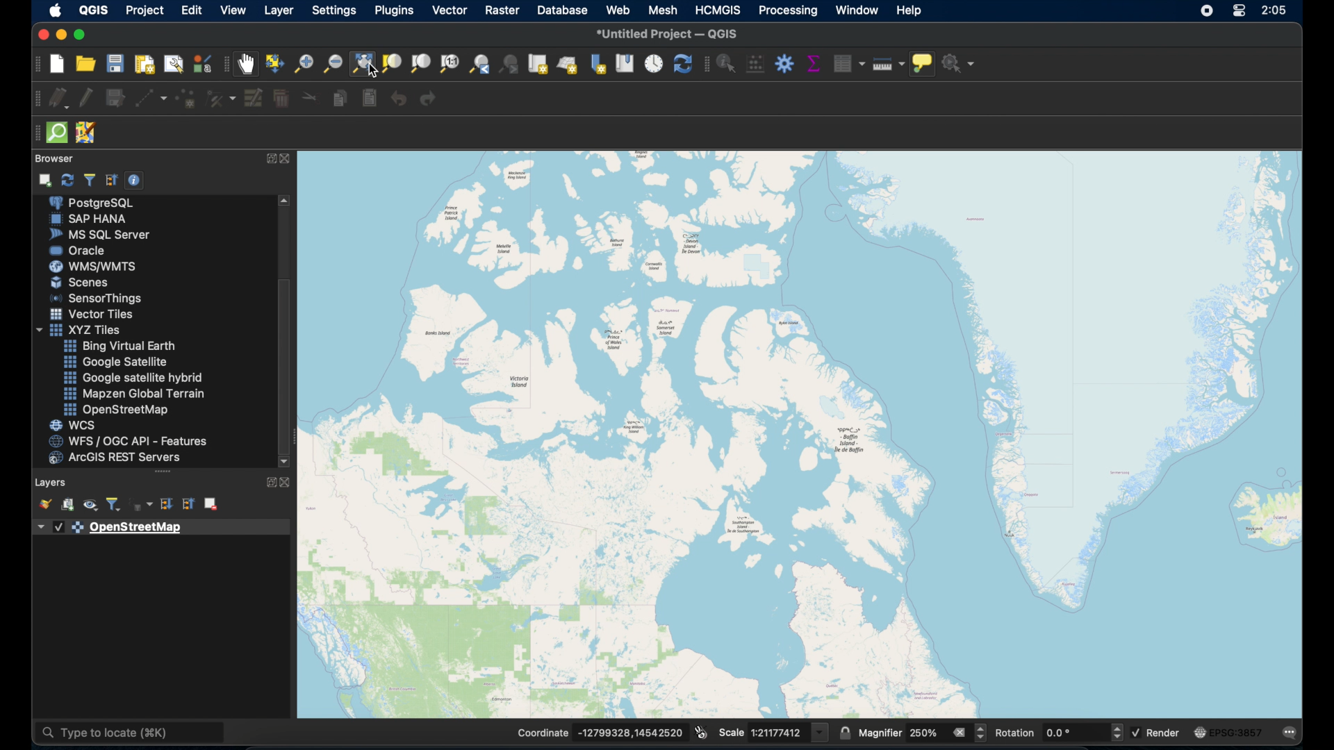  Describe the element at coordinates (90, 180) in the screenshot. I see `filter browser` at that location.